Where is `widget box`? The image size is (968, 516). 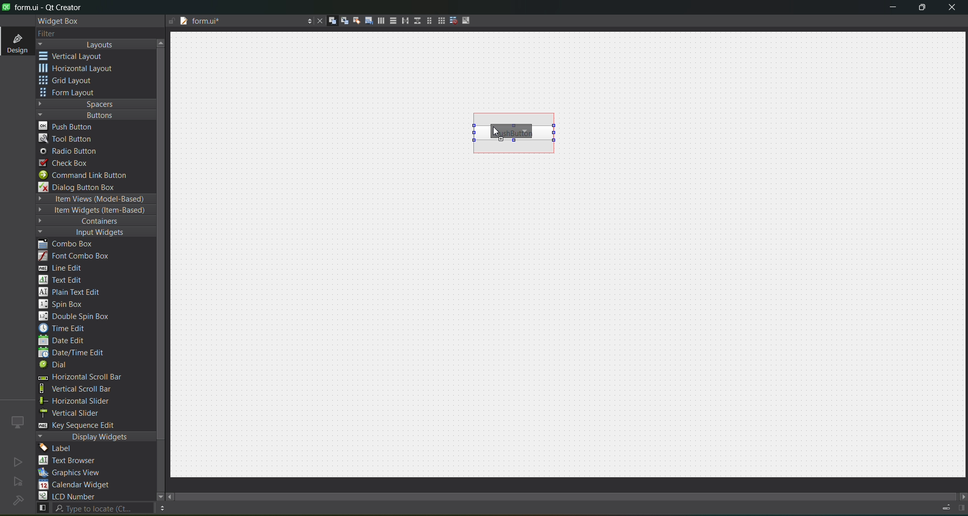
widget box is located at coordinates (60, 21).